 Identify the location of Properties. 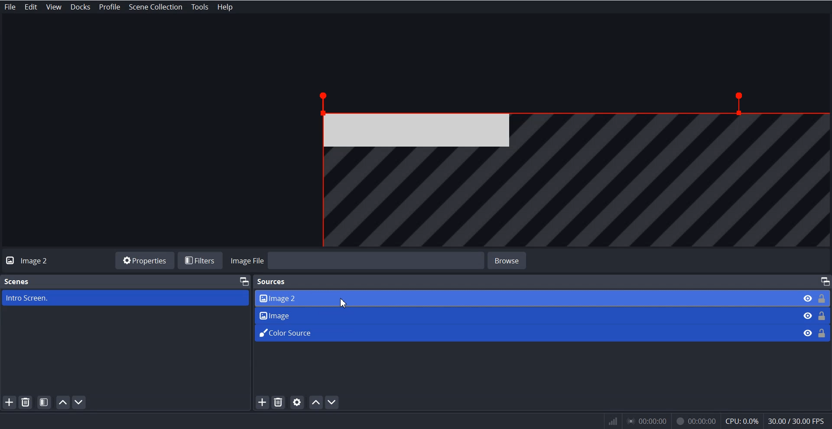
(144, 260).